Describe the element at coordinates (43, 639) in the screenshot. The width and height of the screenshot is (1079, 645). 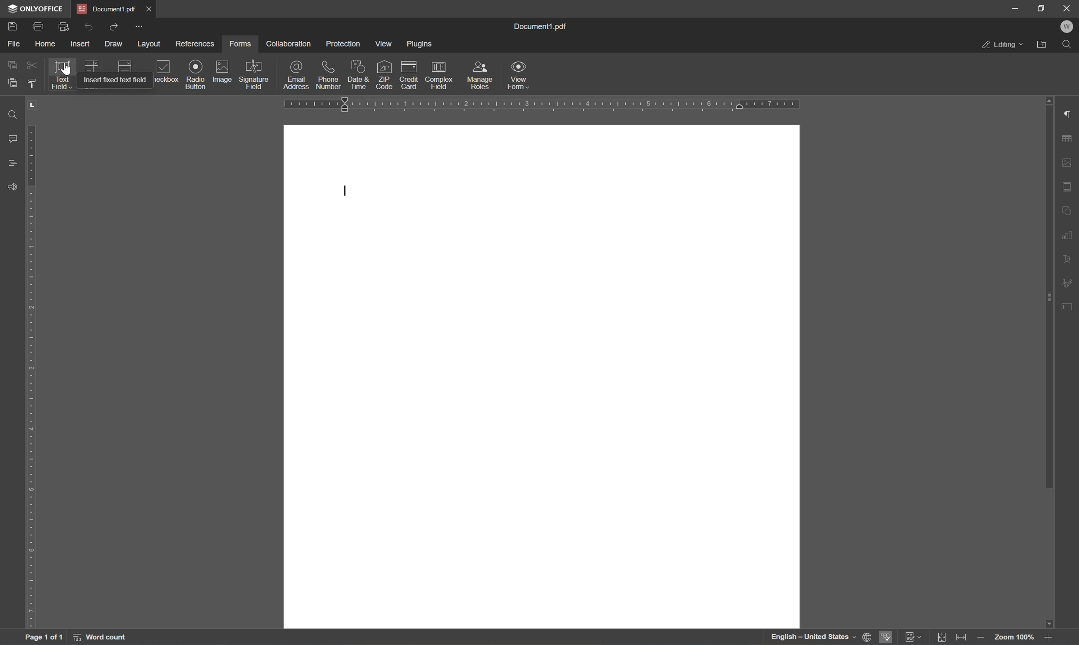
I see `Page 1 of 1` at that location.